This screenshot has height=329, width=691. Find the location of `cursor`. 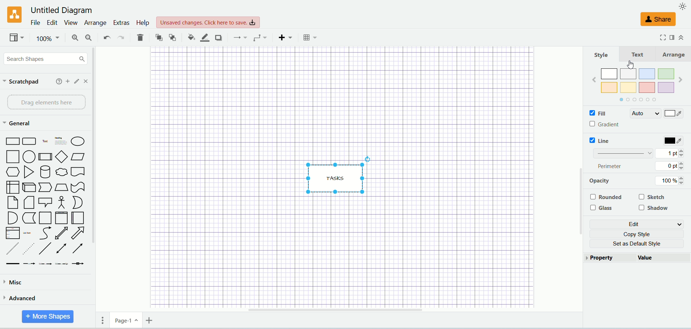

cursor is located at coordinates (632, 65).